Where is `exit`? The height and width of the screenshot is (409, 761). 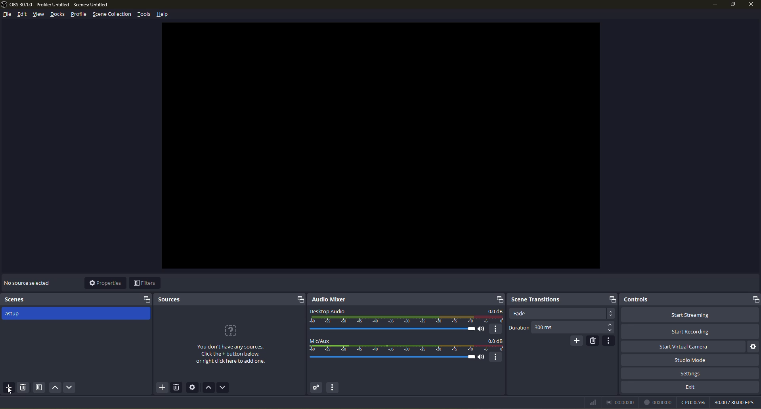
exit is located at coordinates (691, 387).